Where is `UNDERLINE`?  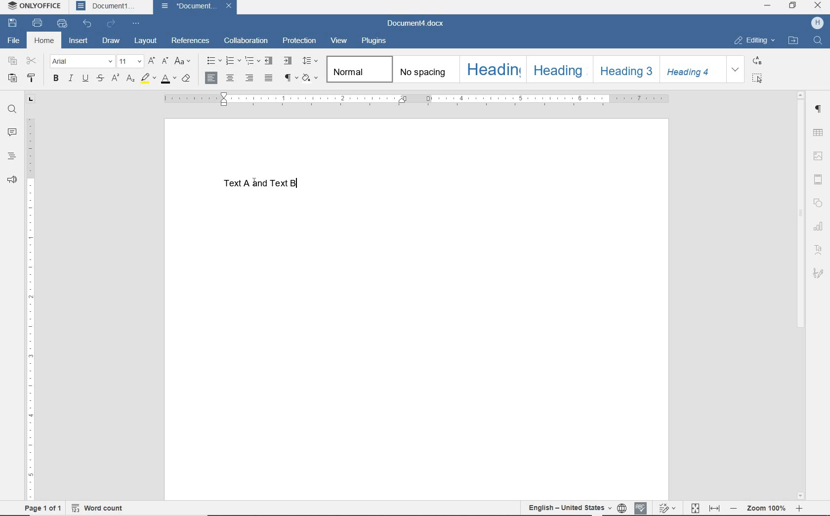
UNDERLINE is located at coordinates (84, 79).